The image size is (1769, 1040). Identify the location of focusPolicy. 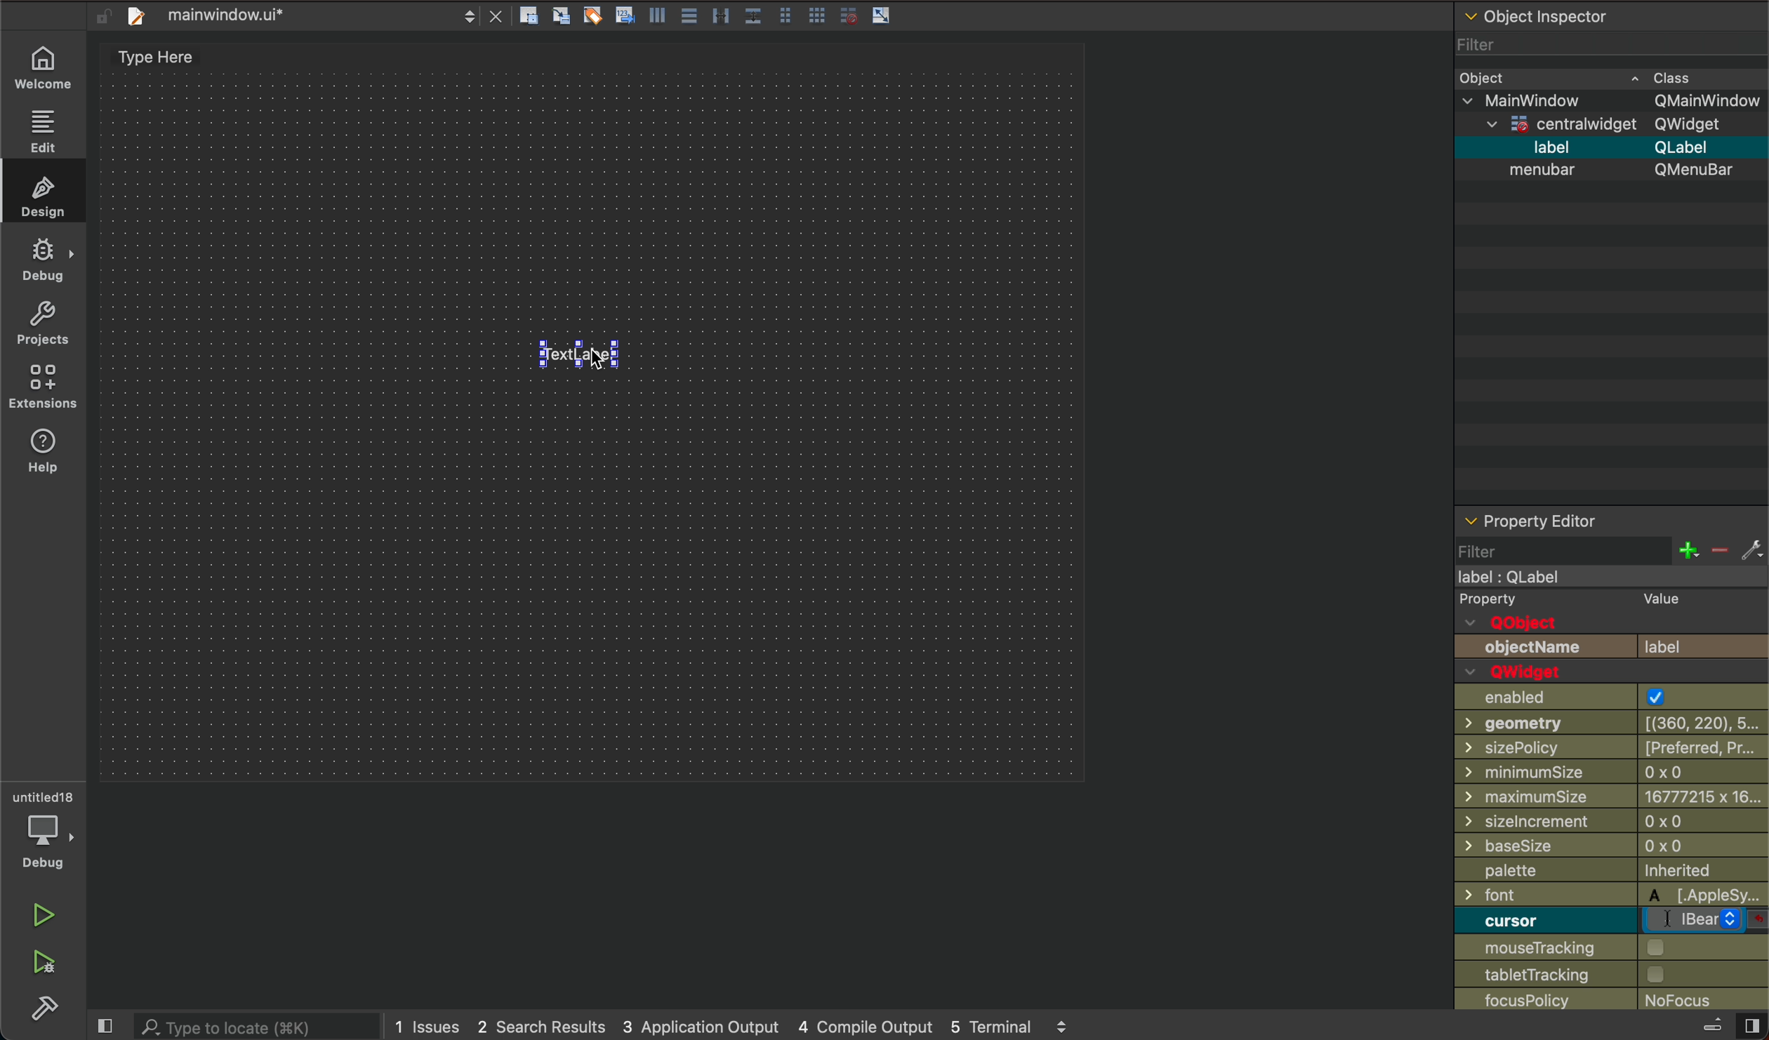
(1544, 999).